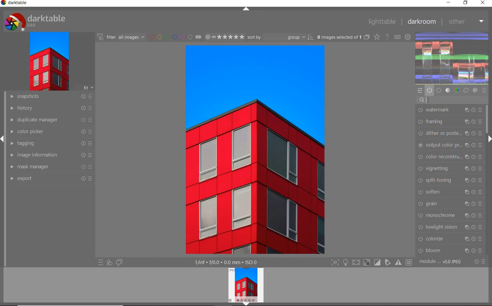  What do you see at coordinates (49, 108) in the screenshot?
I see `history` at bounding box center [49, 108].